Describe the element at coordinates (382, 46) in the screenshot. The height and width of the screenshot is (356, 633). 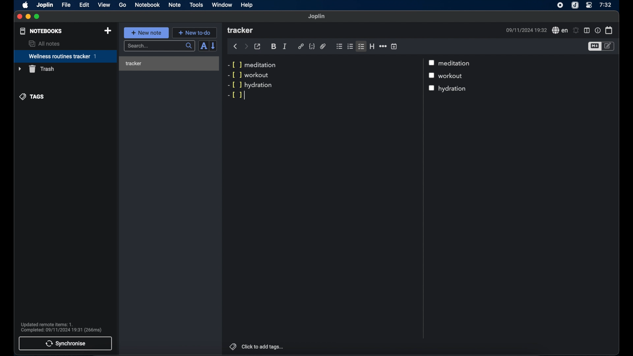
I see `horizontal rule` at that location.